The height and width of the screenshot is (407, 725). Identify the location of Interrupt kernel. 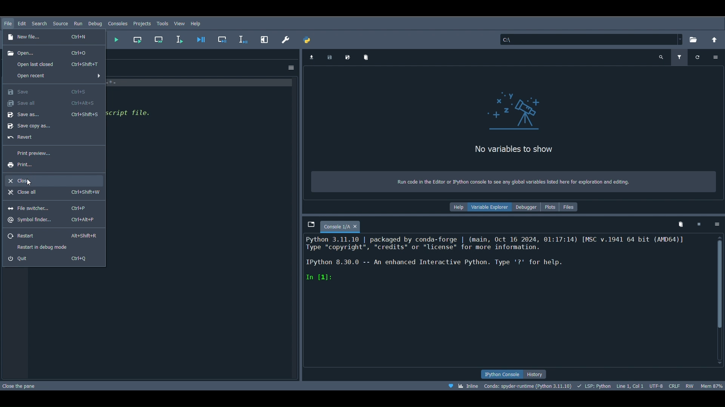
(699, 223).